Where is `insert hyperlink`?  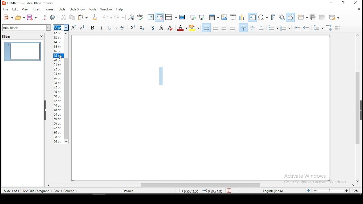
insert hyperlink is located at coordinates (281, 17).